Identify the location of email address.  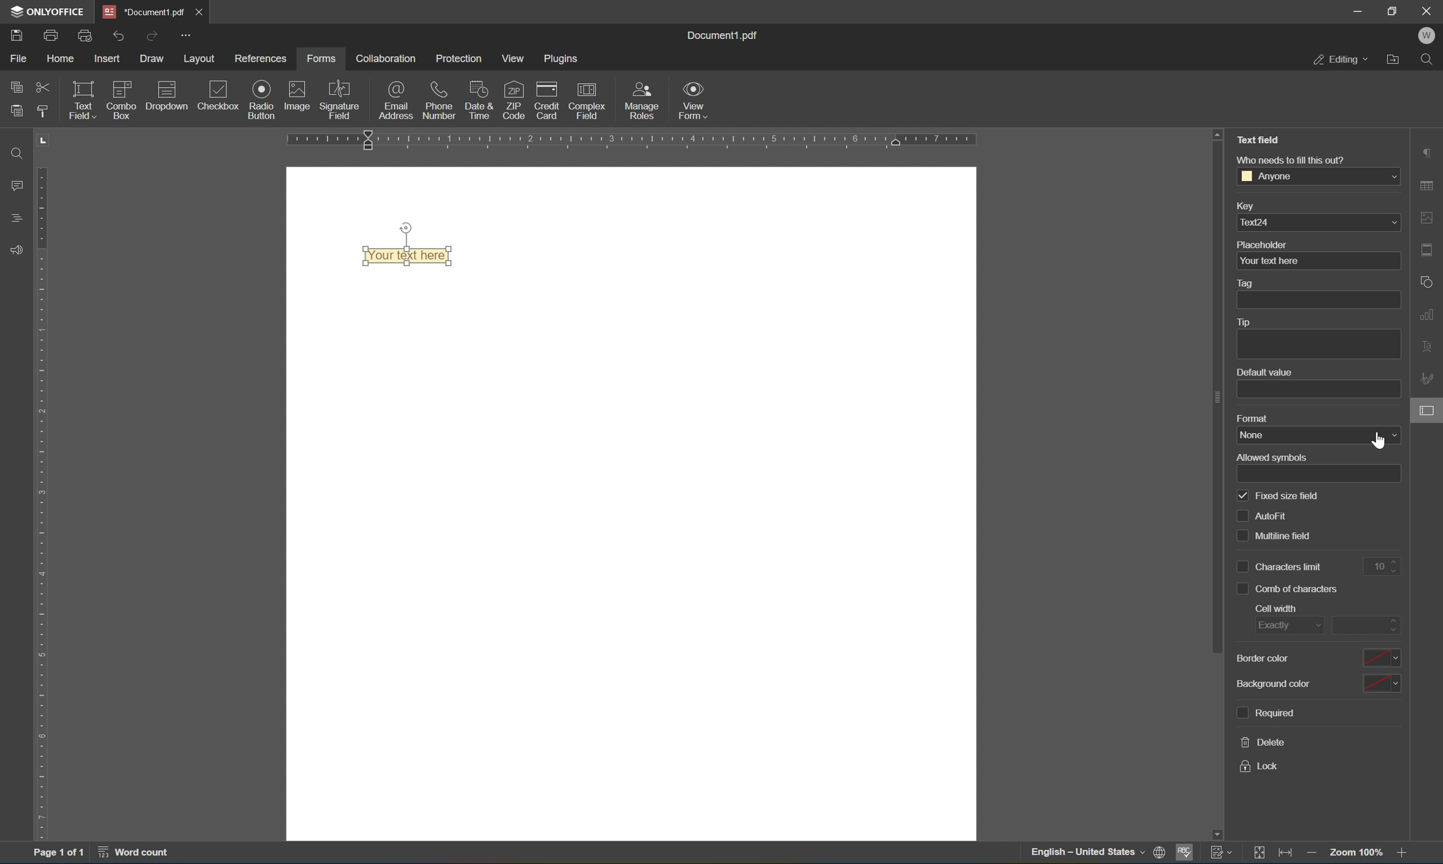
(396, 100).